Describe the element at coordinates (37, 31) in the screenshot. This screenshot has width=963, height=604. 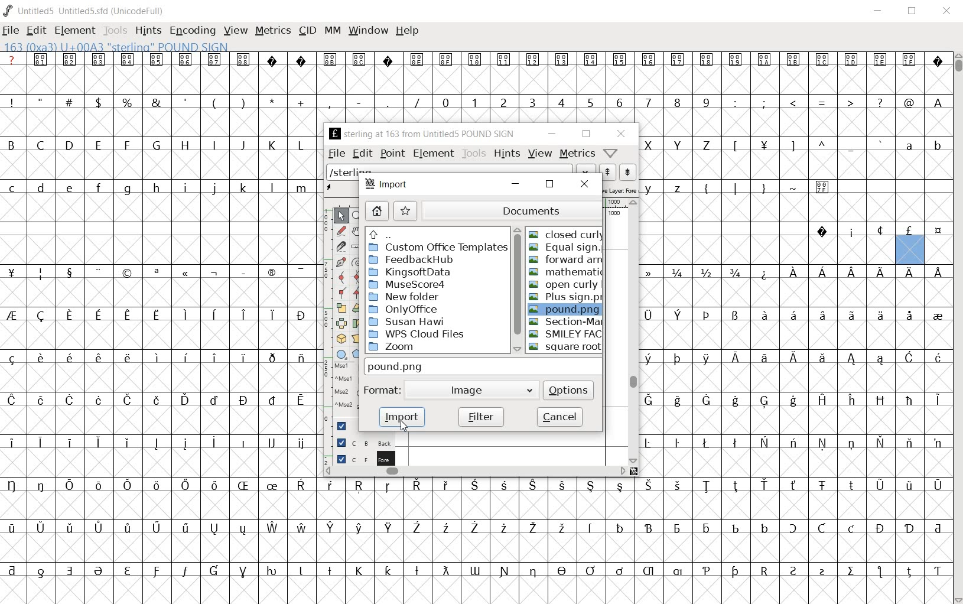
I see `edit` at that location.